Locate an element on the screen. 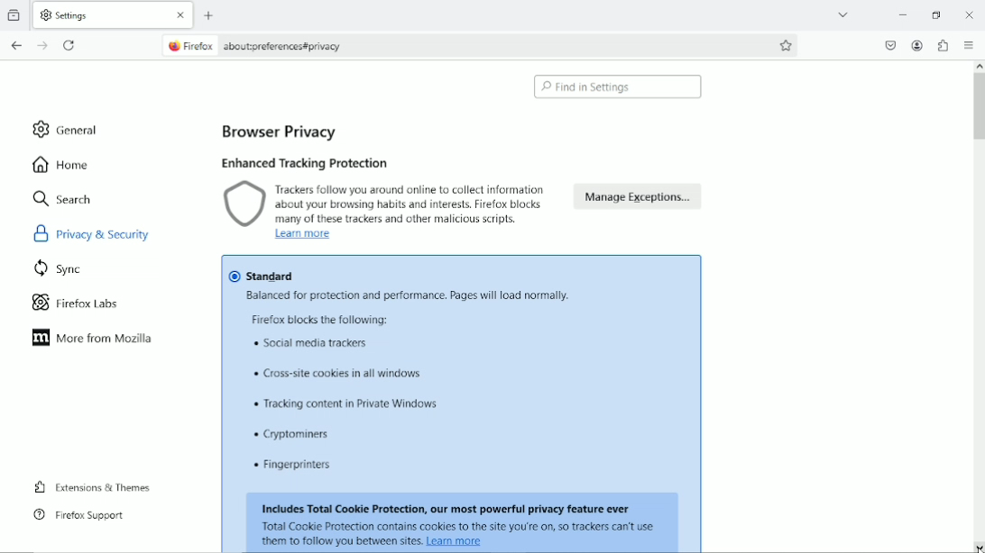 The image size is (985, 553). find in settings is located at coordinates (618, 87).